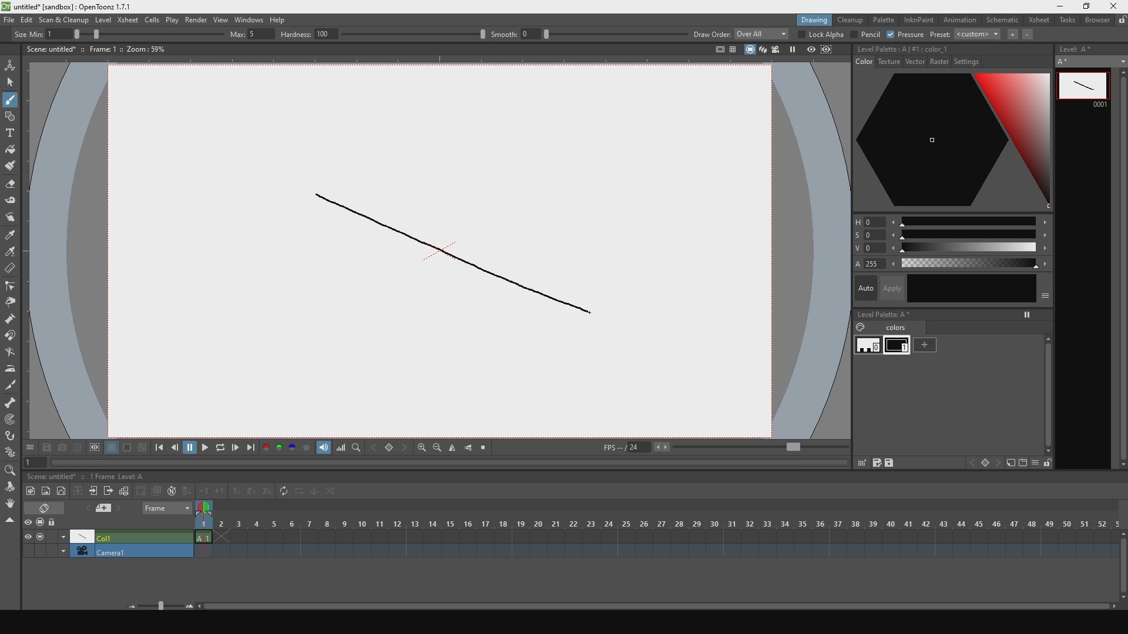 This screenshot has height=634, width=1128. I want to click on iron, so click(11, 369).